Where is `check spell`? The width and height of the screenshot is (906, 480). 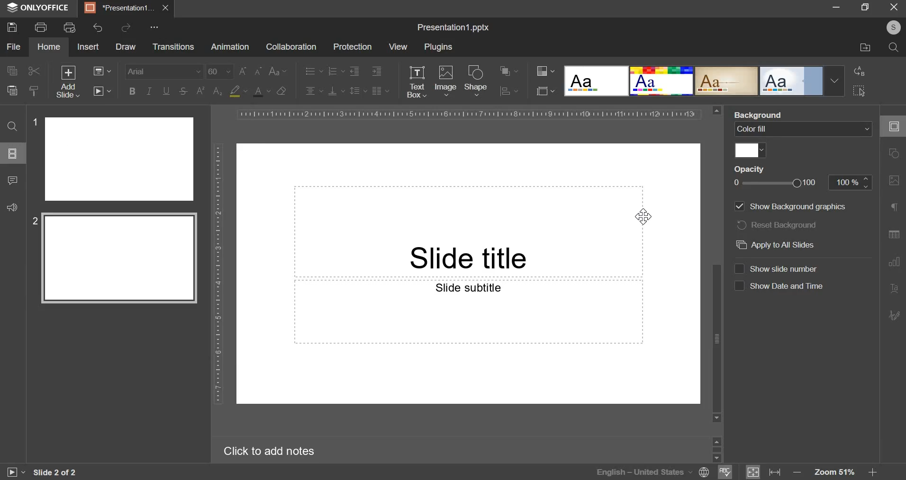 check spell is located at coordinates (724, 472).